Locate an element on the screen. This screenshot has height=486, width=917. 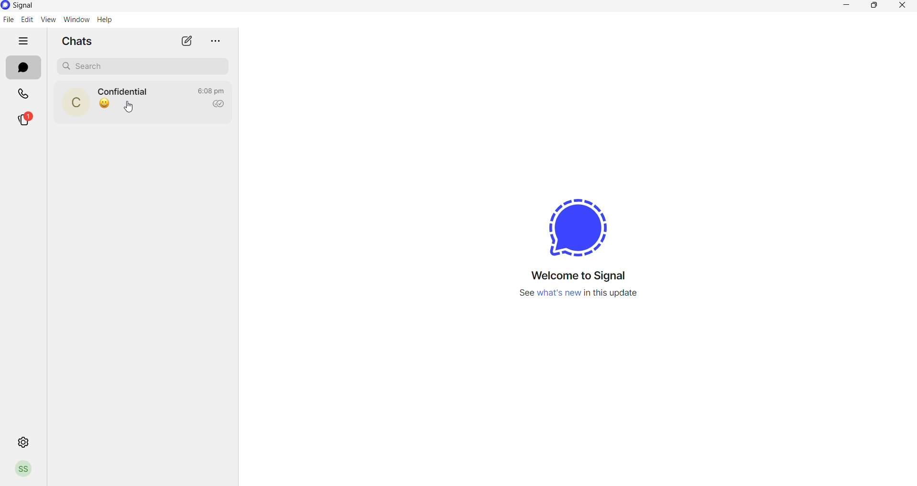
settings is located at coordinates (24, 441).